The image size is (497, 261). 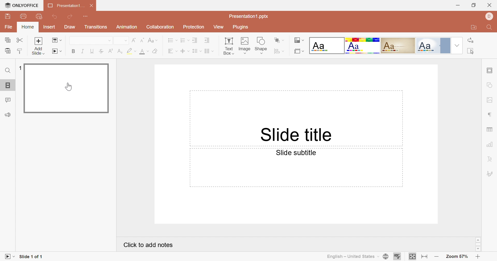 I want to click on Save, so click(x=10, y=16).